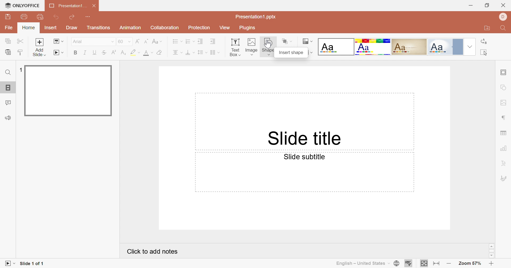  What do you see at coordinates (7, 52) in the screenshot?
I see `Paste` at bounding box center [7, 52].